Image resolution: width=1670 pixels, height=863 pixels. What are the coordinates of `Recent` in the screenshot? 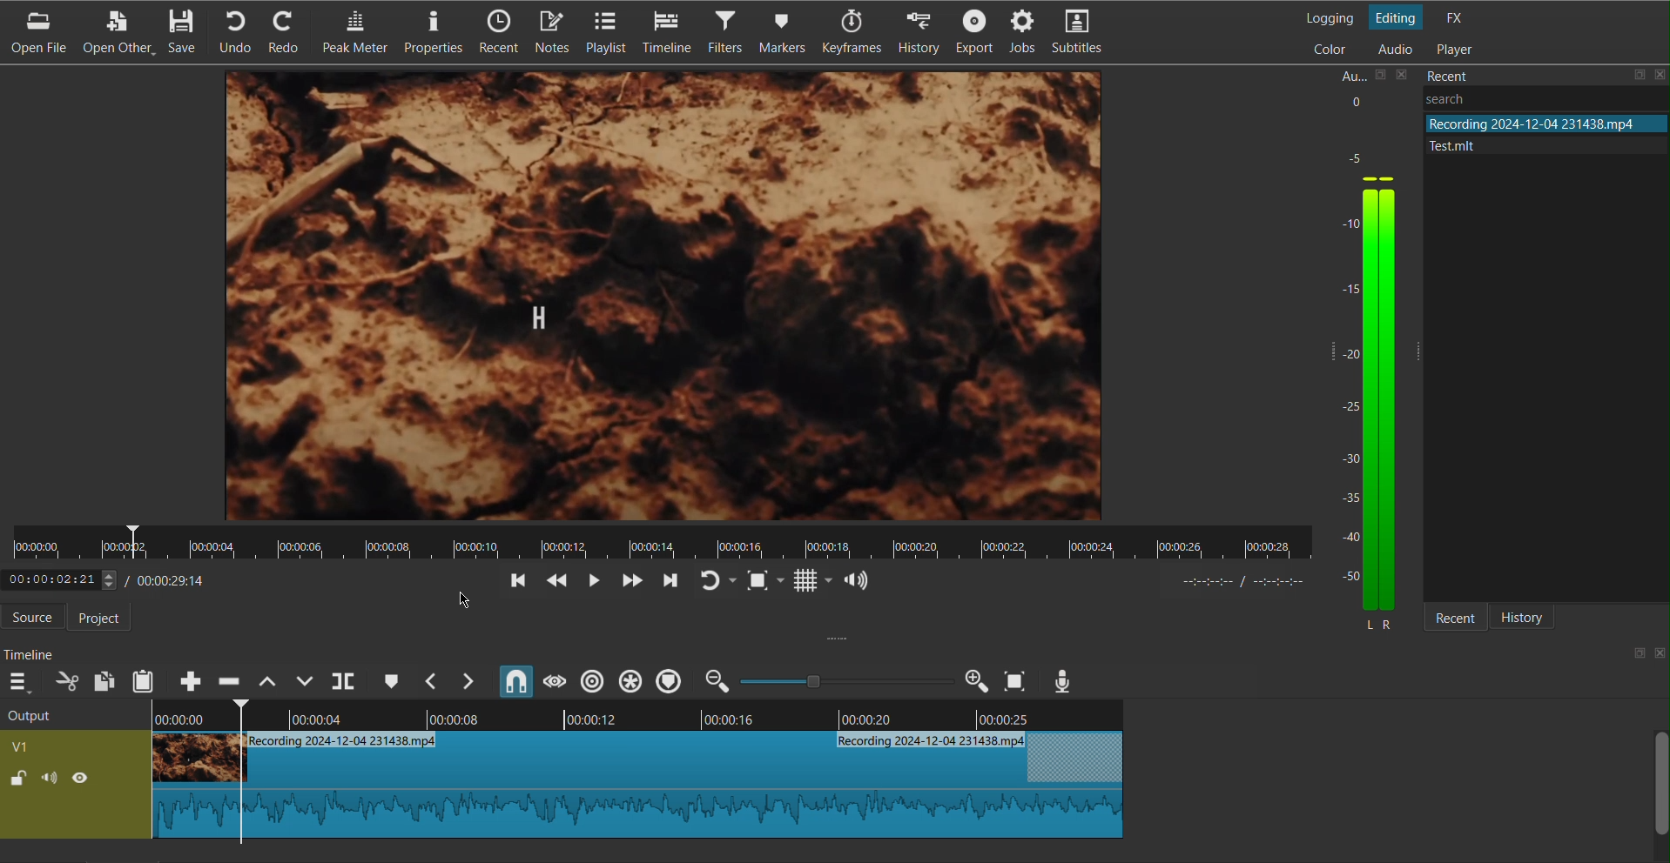 It's located at (1457, 619).